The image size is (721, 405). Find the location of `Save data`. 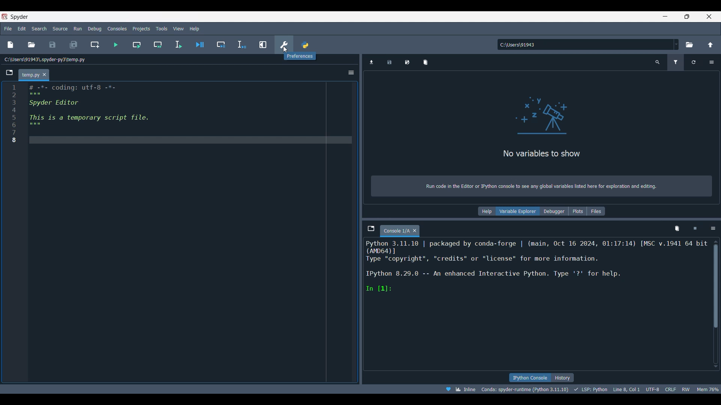

Save data is located at coordinates (389, 62).